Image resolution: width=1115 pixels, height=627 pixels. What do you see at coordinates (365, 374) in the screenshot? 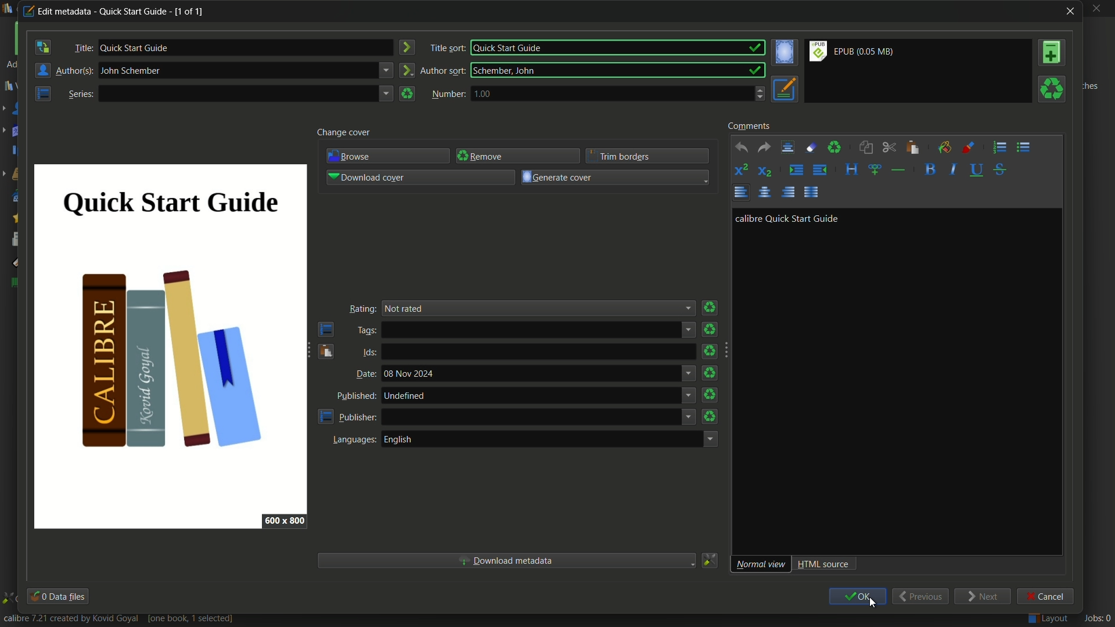
I see `date` at bounding box center [365, 374].